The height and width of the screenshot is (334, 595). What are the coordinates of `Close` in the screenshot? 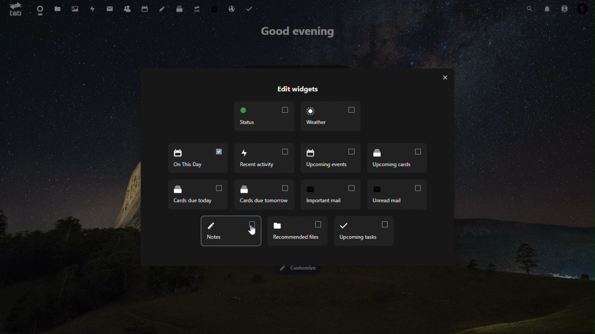 It's located at (446, 77).